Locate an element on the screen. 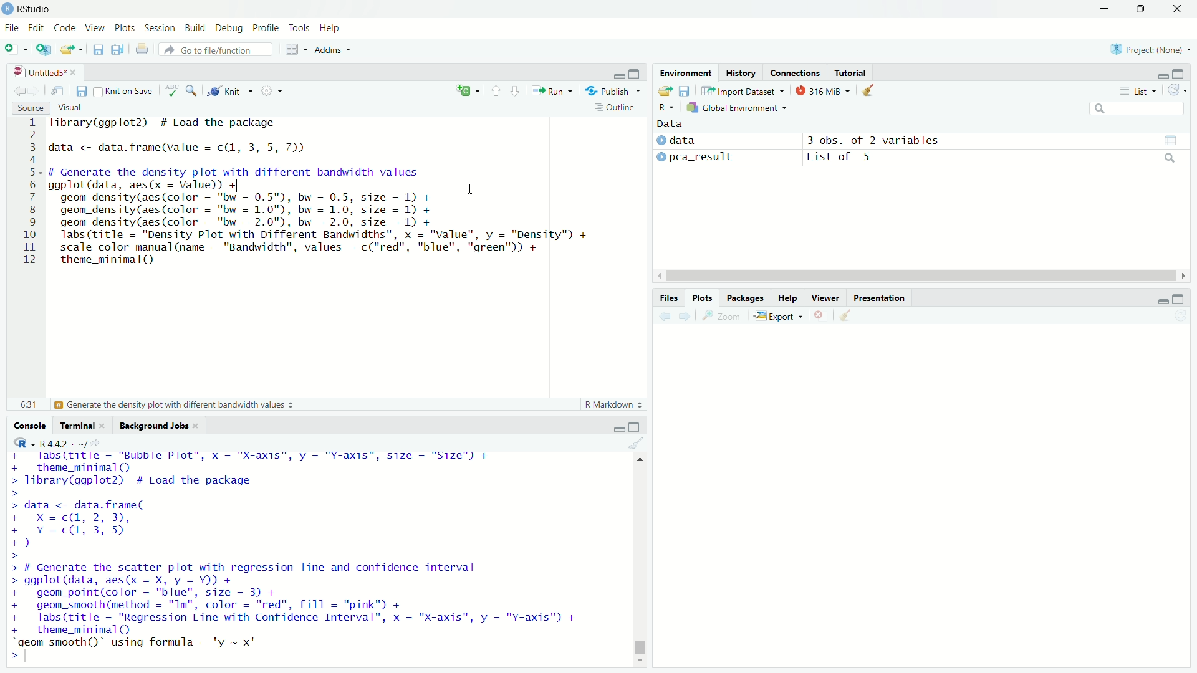 This screenshot has height=673, width=1197. Plots is located at coordinates (124, 27).